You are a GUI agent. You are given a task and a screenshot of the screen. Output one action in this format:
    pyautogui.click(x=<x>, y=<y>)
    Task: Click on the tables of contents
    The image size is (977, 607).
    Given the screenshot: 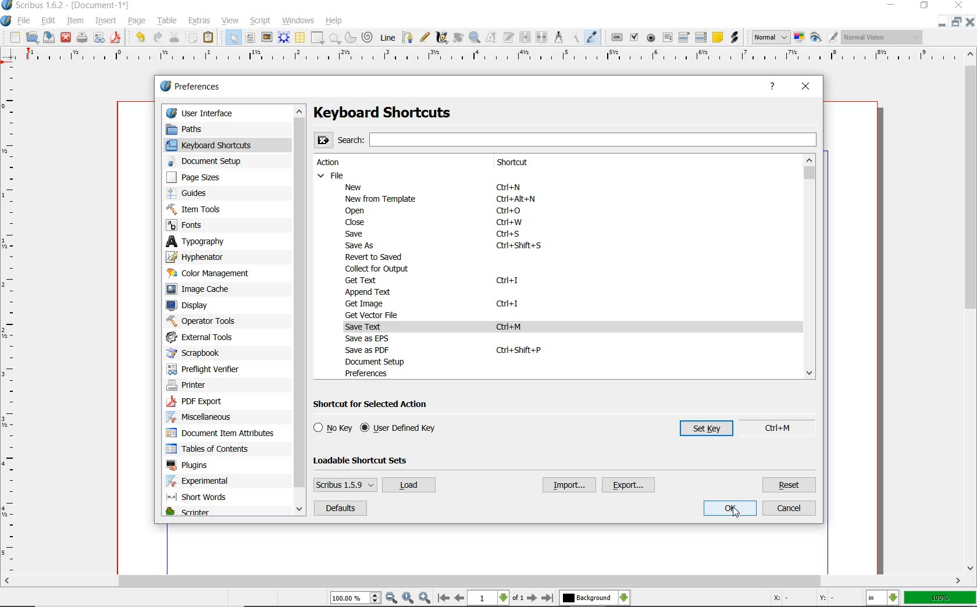 What is the action you would take?
    pyautogui.click(x=213, y=449)
    